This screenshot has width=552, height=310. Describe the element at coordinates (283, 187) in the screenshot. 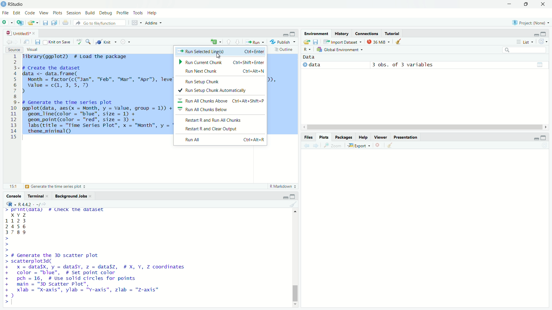

I see `R Markdown` at that location.